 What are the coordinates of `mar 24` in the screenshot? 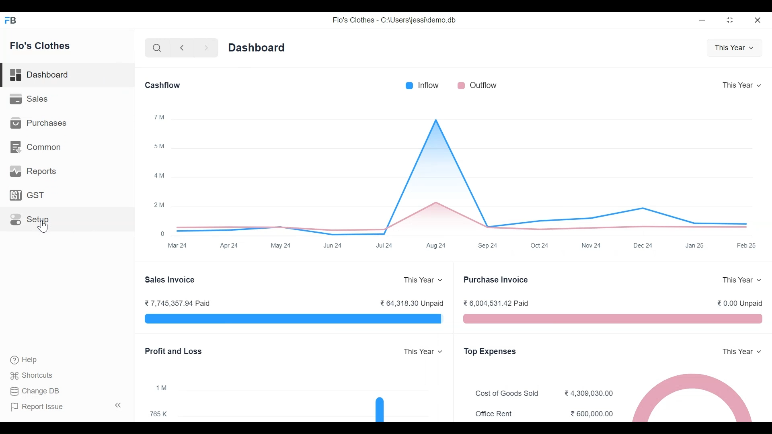 It's located at (178, 246).